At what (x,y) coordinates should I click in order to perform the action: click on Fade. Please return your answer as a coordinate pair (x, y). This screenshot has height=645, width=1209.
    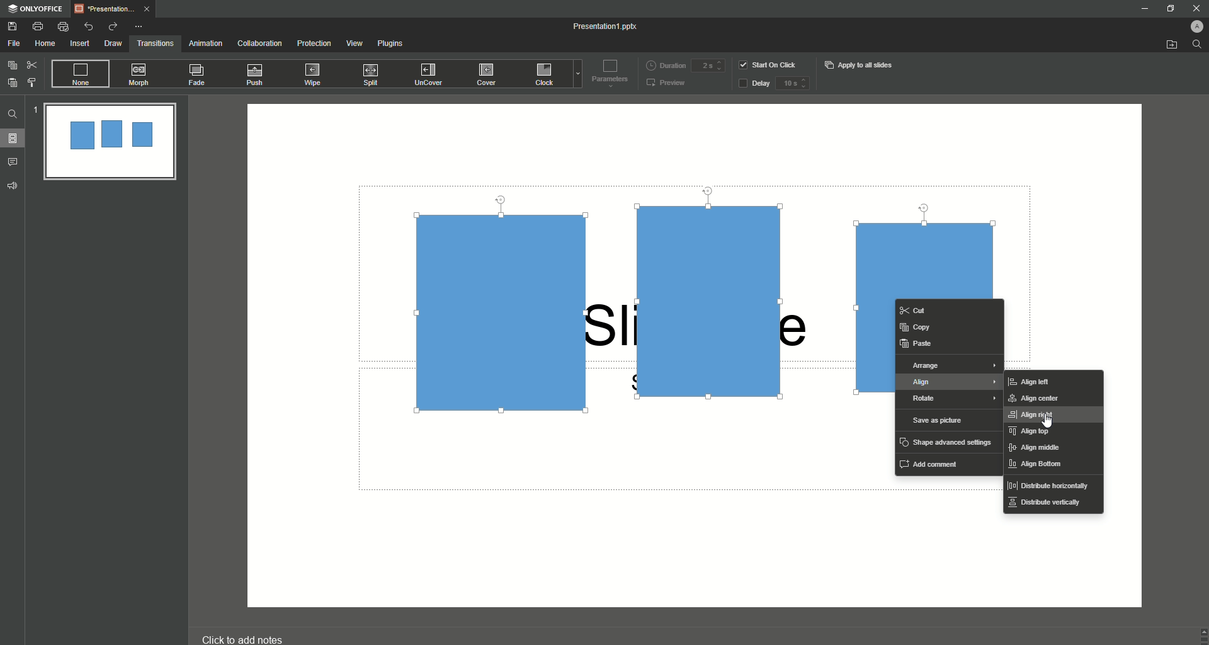
    Looking at the image, I should click on (198, 77).